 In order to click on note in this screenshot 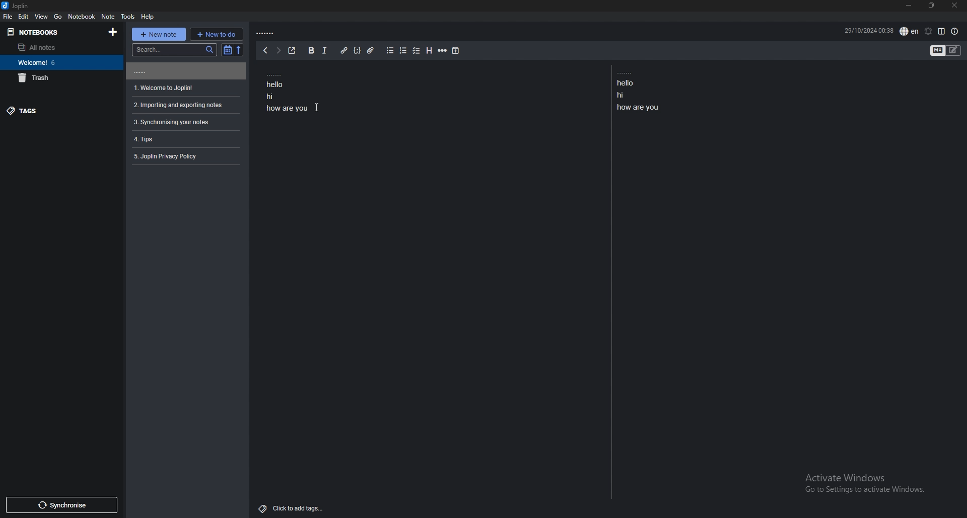, I will do `click(184, 88)`.